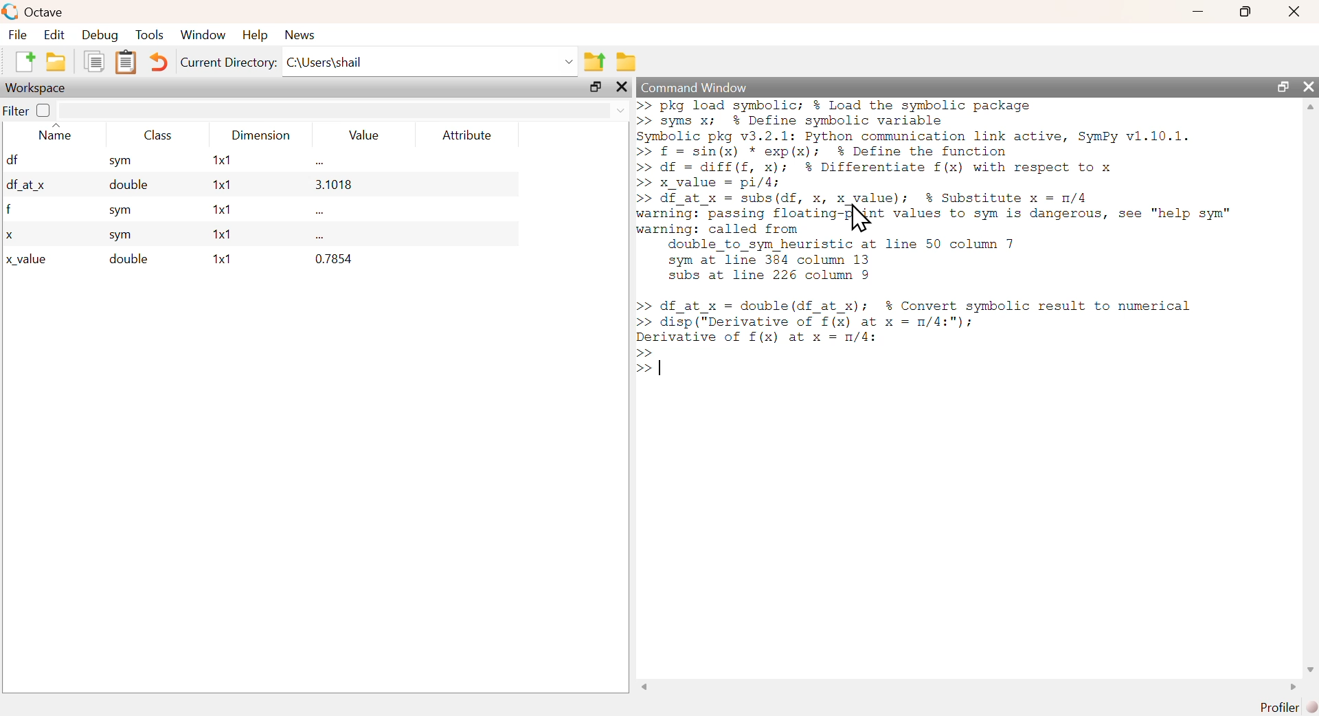 Image resolution: width=1319 pixels, height=716 pixels. Describe the element at coordinates (123, 187) in the screenshot. I see `double` at that location.